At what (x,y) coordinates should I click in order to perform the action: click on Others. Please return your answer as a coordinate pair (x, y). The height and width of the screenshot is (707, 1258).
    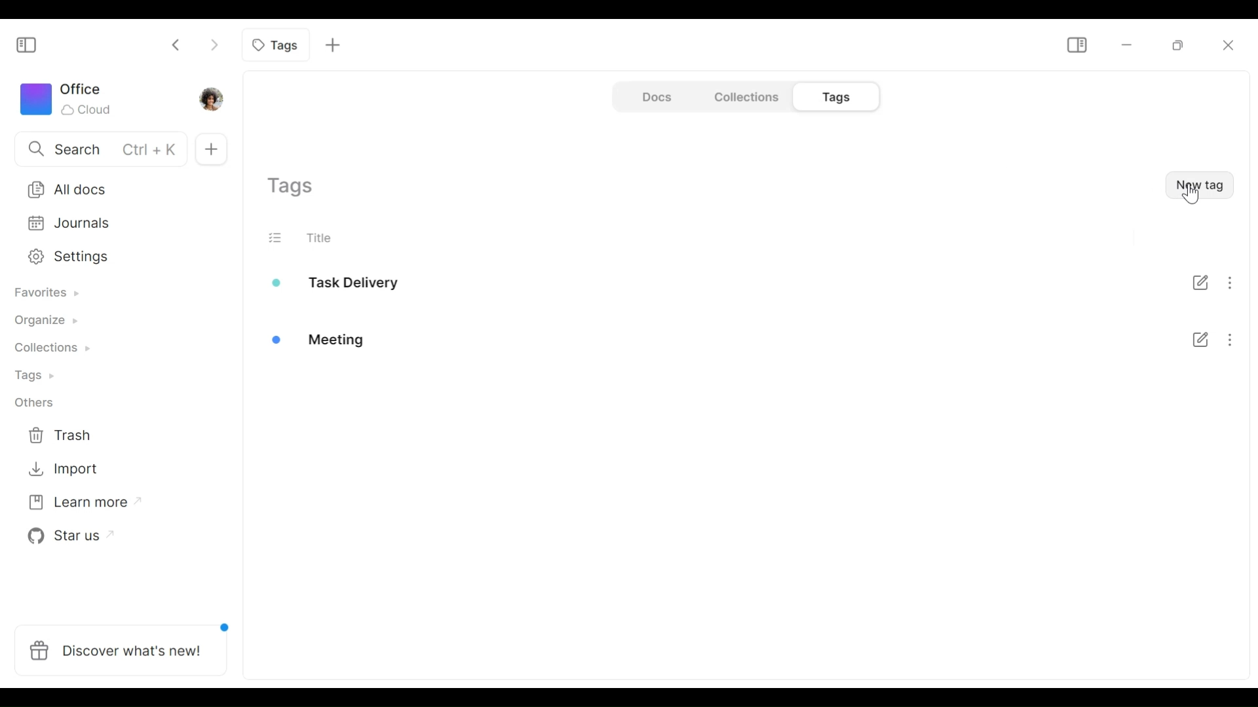
    Looking at the image, I should click on (39, 401).